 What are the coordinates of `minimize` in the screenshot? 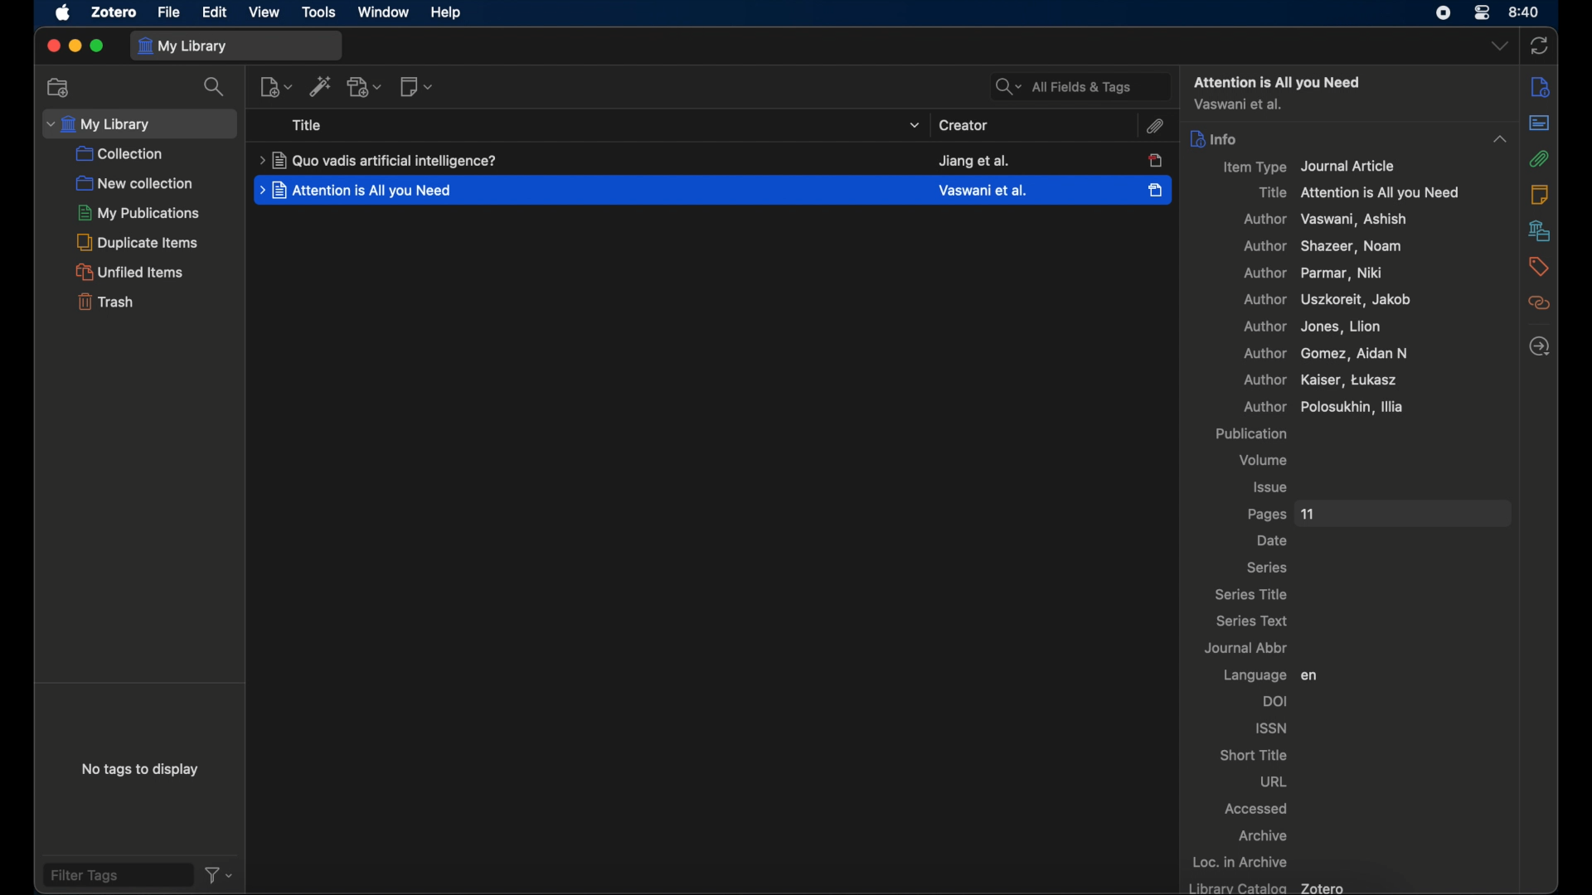 It's located at (75, 45).